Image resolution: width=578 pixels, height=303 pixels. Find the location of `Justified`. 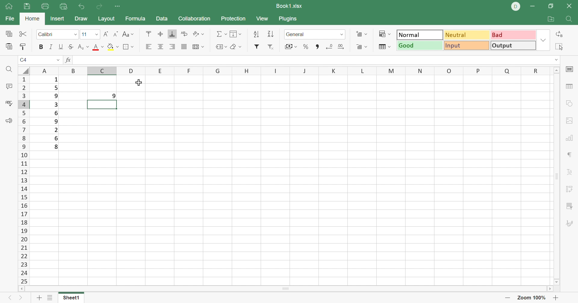

Justified is located at coordinates (184, 47).